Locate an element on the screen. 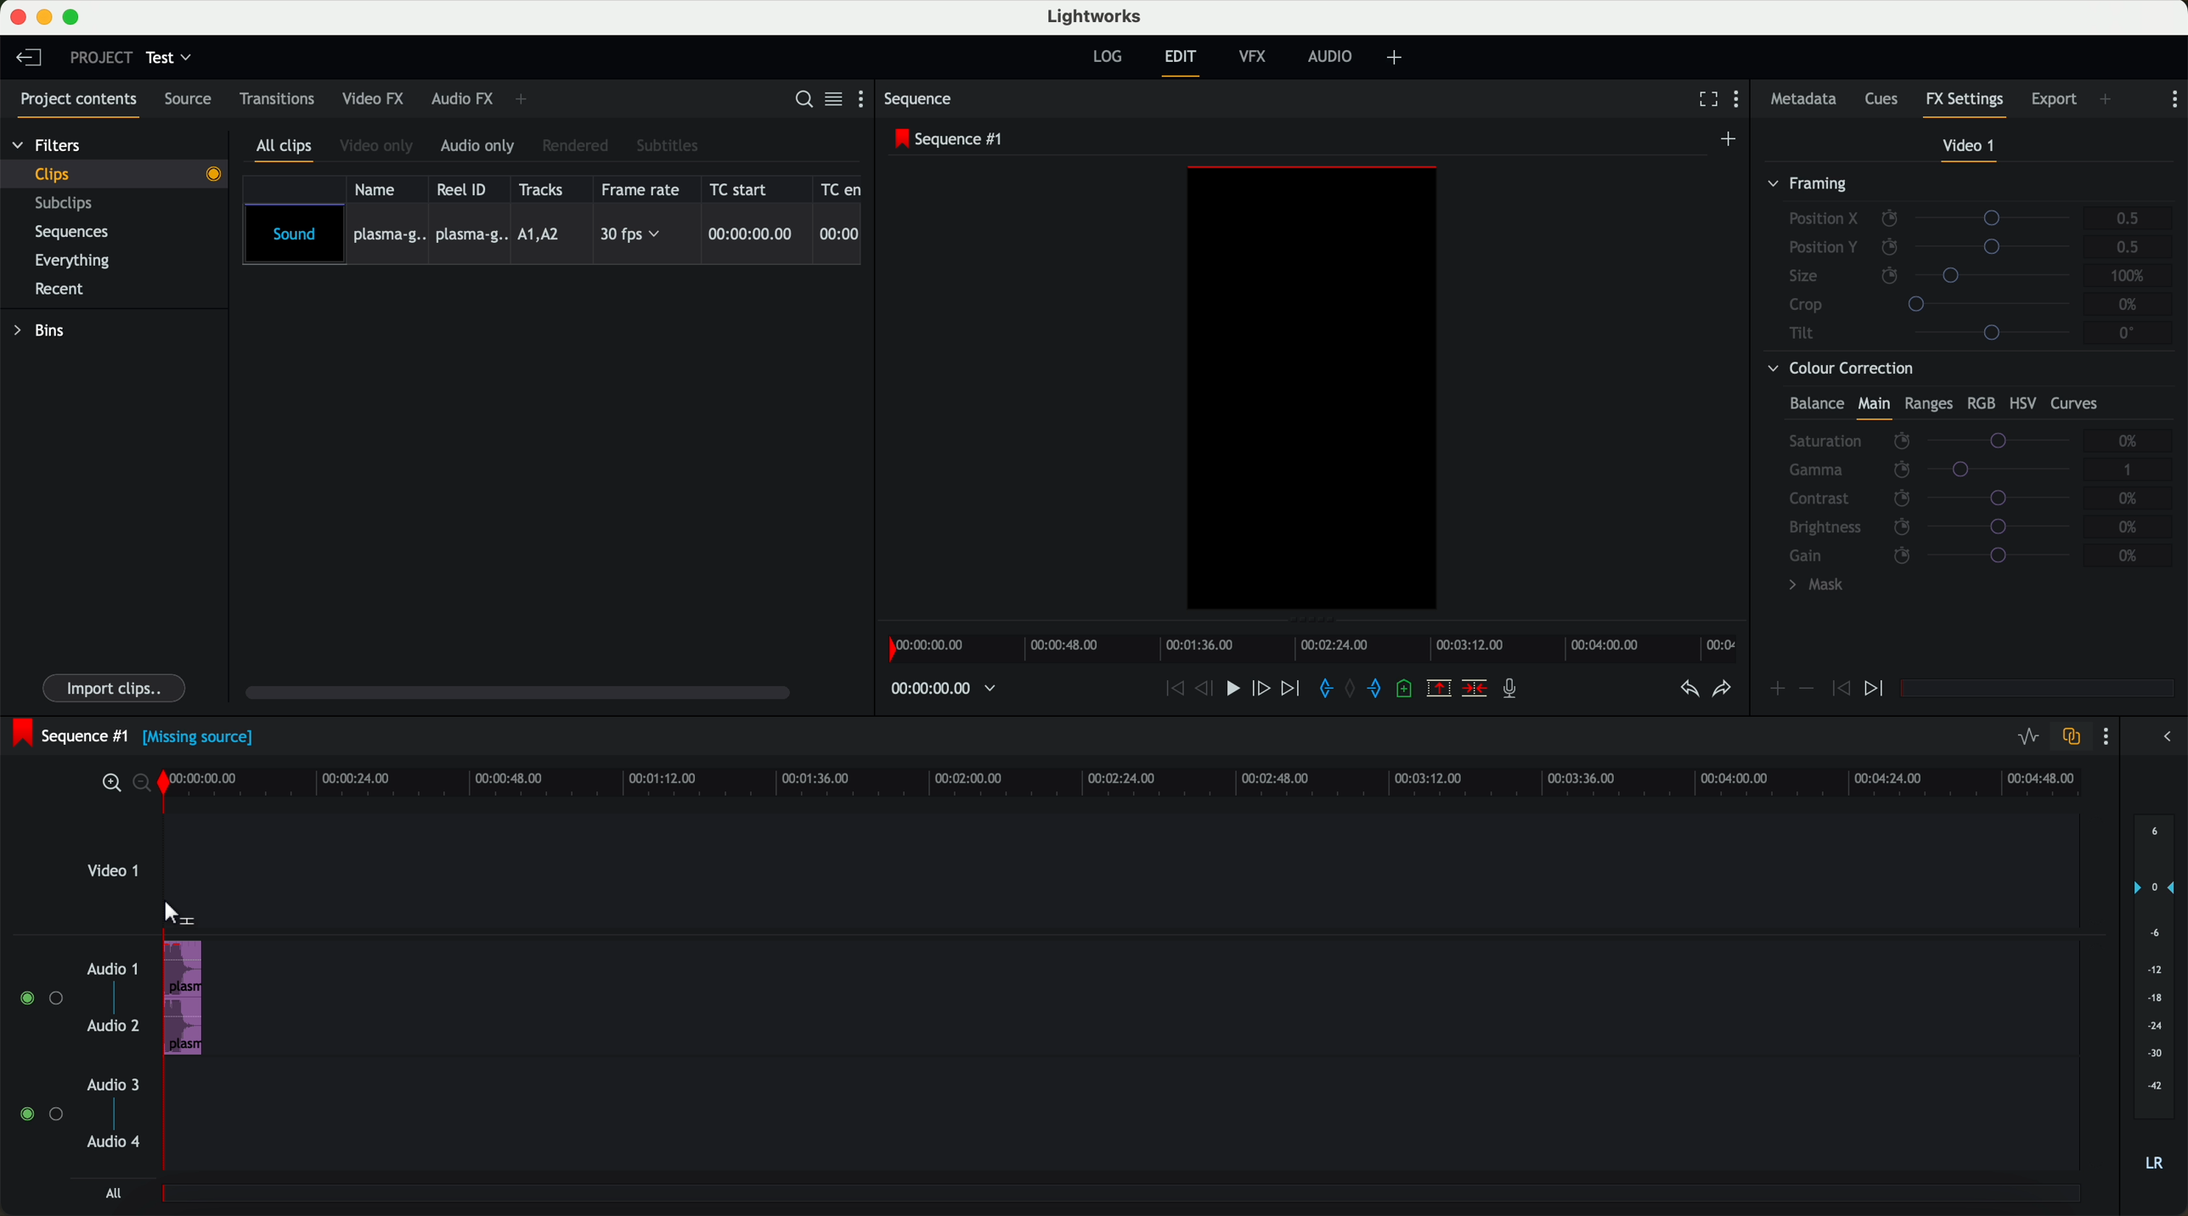 The image size is (2188, 1216). all clips is located at coordinates (288, 149).